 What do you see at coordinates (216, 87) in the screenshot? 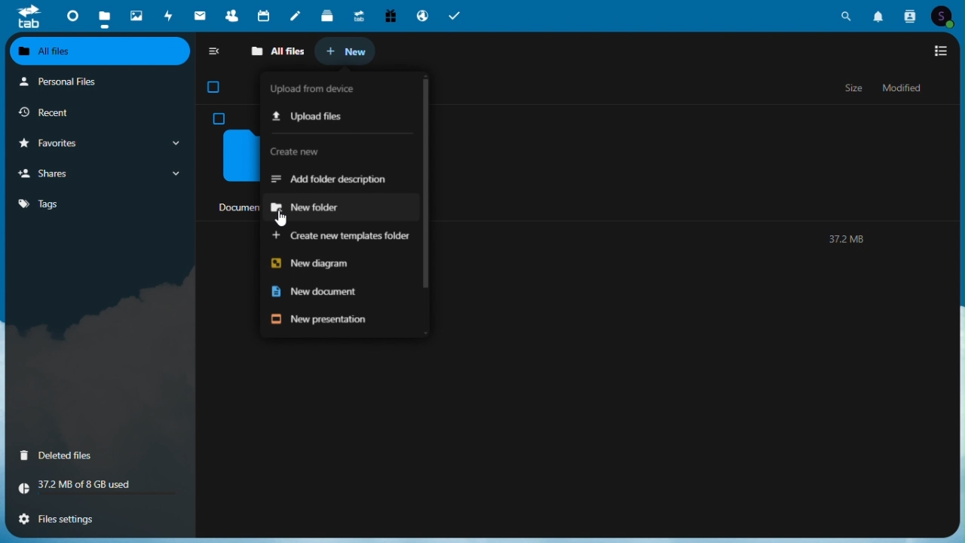
I see `checkbox` at bounding box center [216, 87].